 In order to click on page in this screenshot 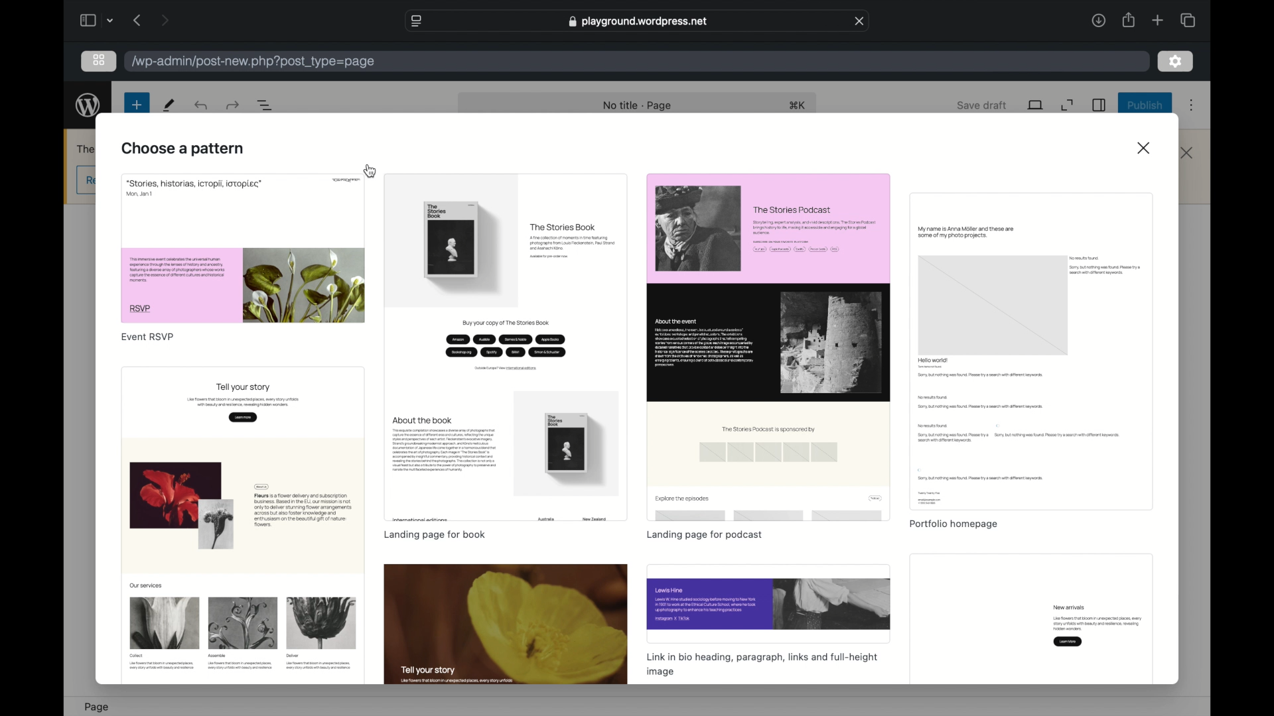, I will do `click(97, 707)`.